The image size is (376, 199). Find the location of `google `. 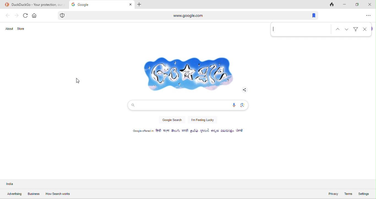

google  is located at coordinates (187, 72).